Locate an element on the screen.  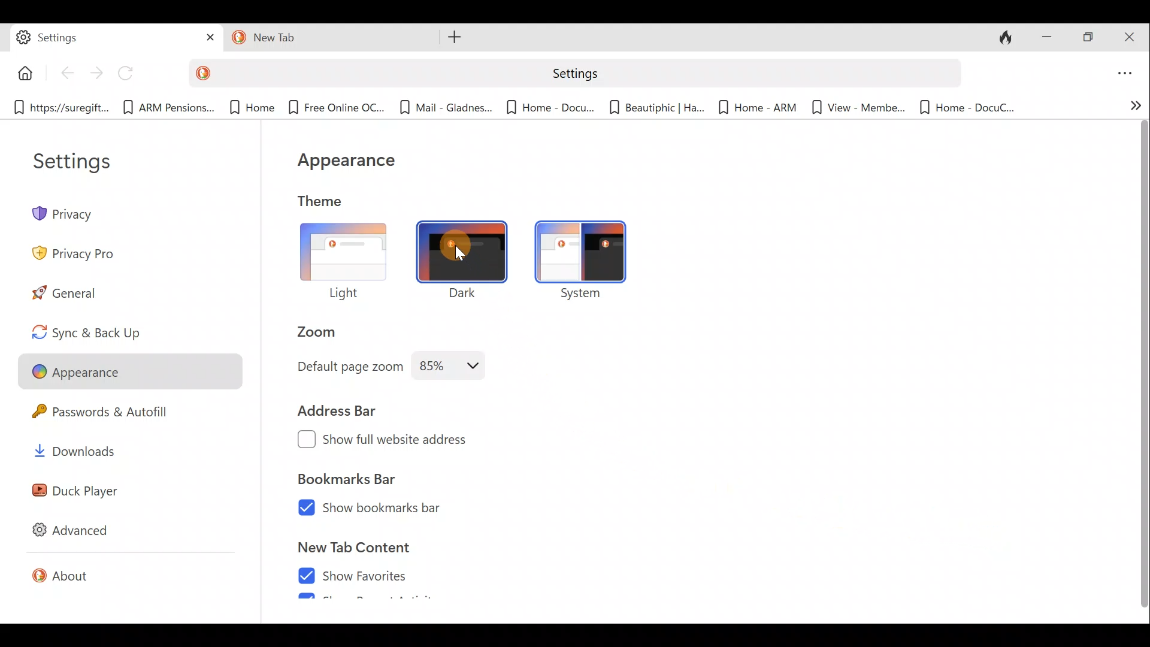
Reload page is located at coordinates (131, 74).